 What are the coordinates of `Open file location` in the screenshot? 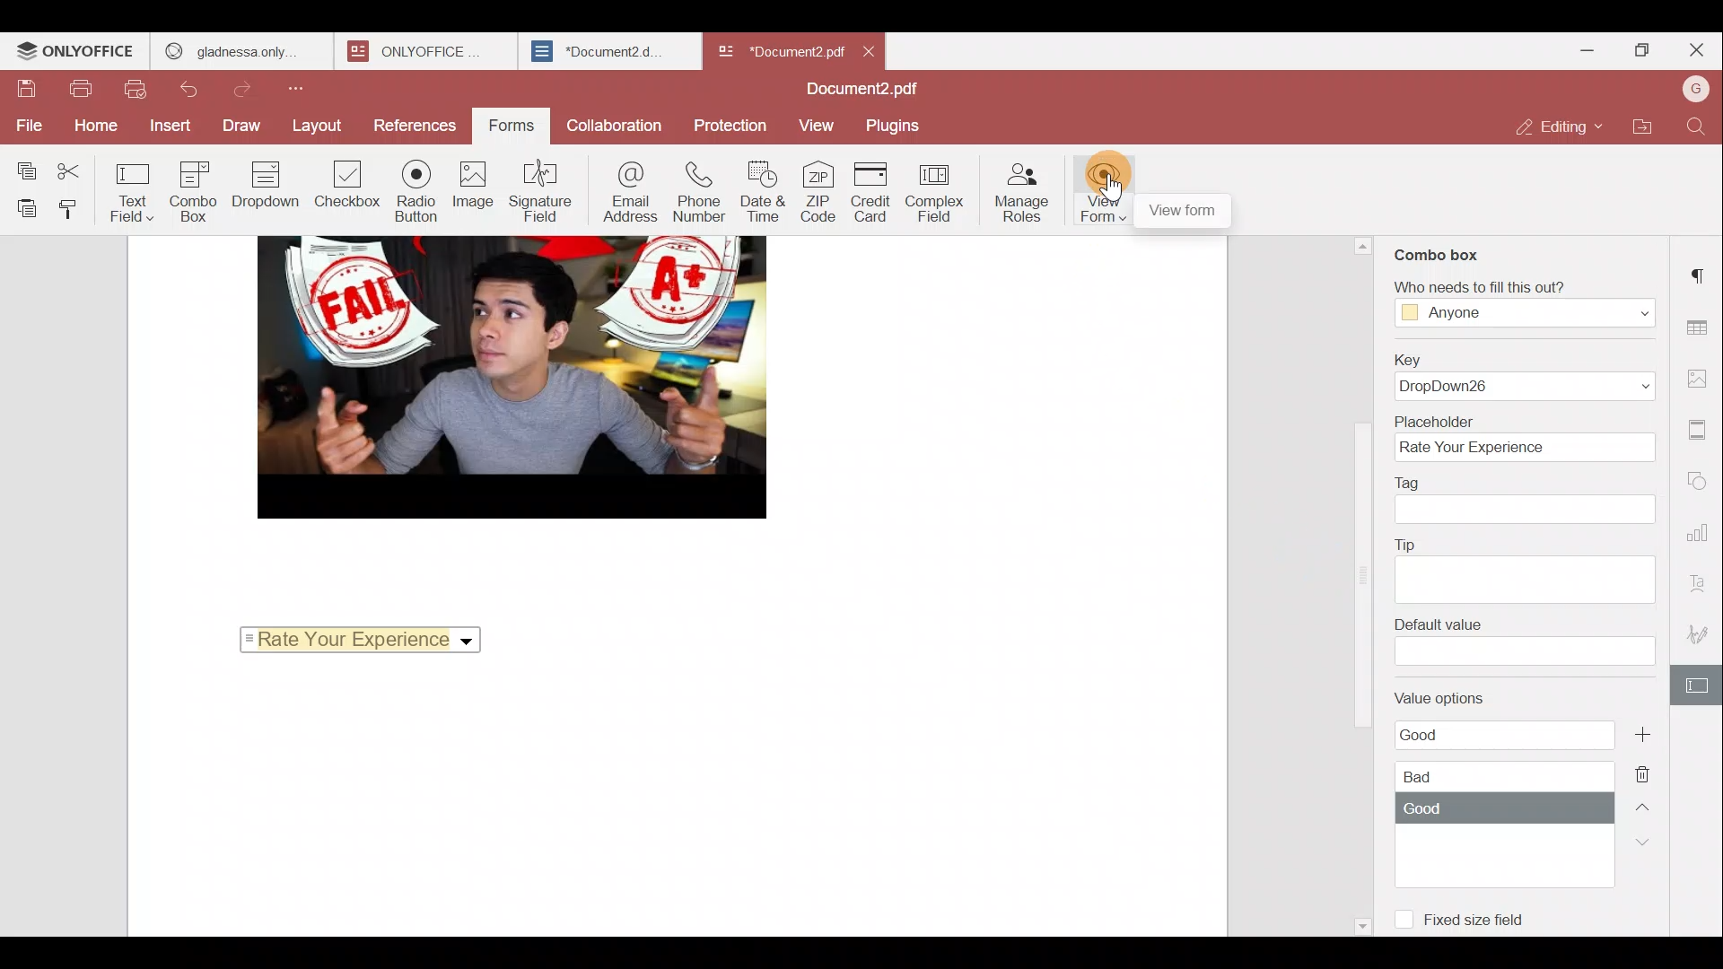 It's located at (1639, 130).